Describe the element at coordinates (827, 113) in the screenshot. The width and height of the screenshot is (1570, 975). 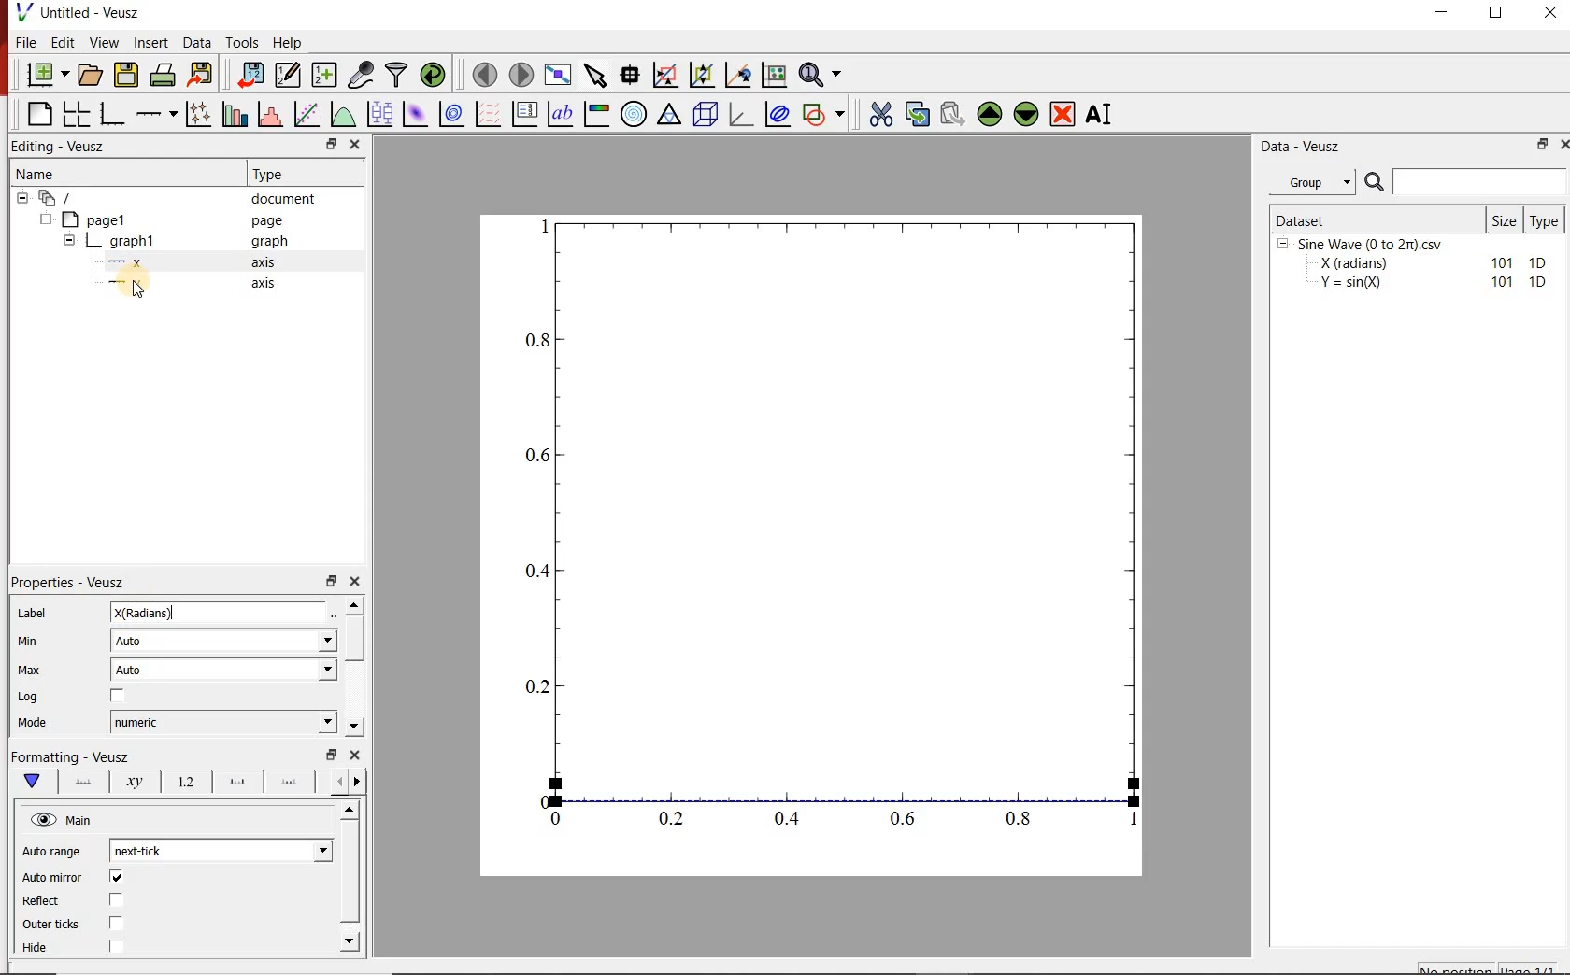
I see `add a shape to the plot` at that location.